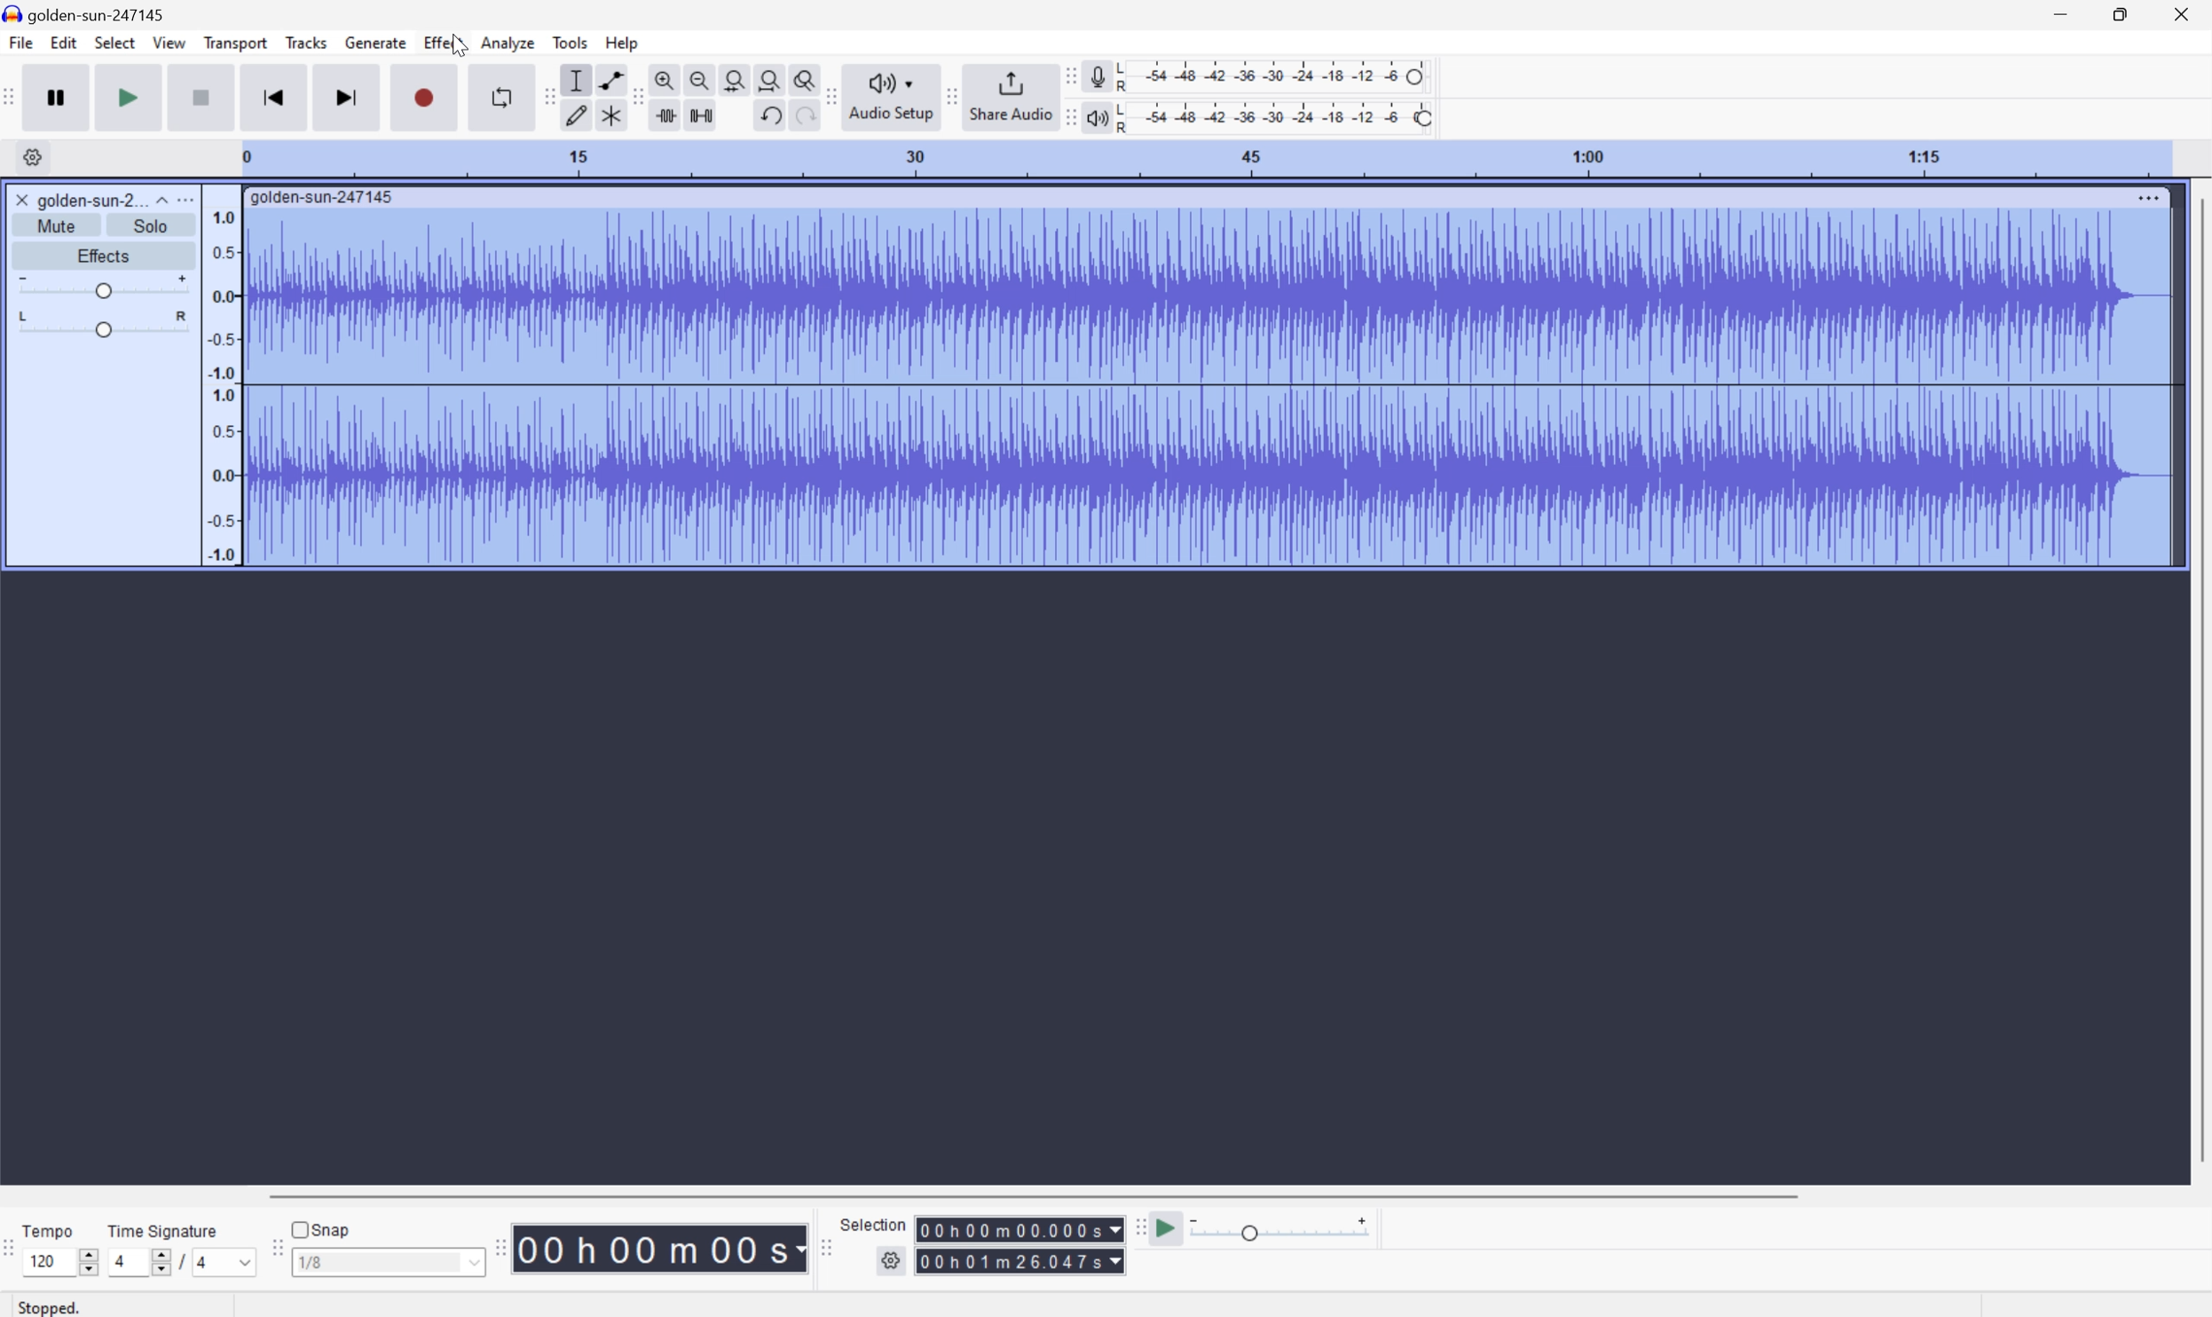 Image resolution: width=2212 pixels, height=1317 pixels. Describe the element at coordinates (893, 1265) in the screenshot. I see `Settings` at that location.